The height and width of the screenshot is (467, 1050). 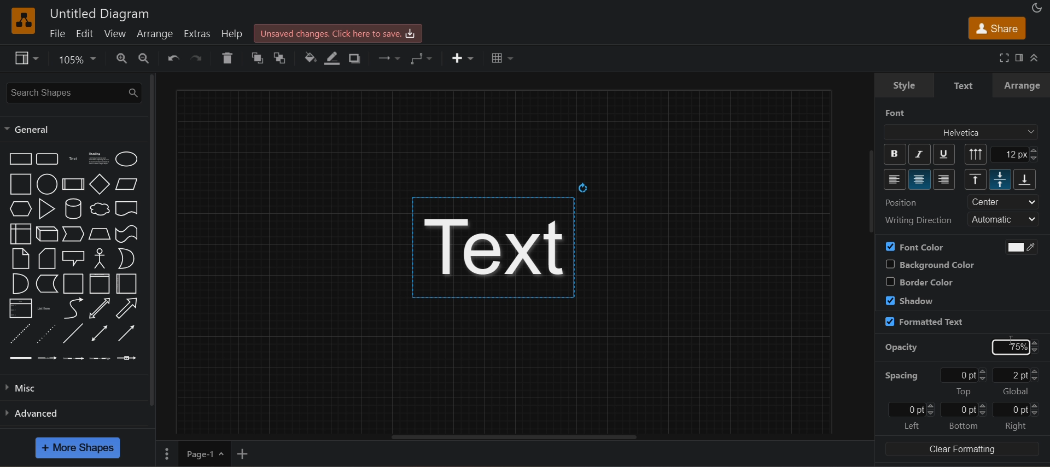 I want to click on redo, so click(x=199, y=57).